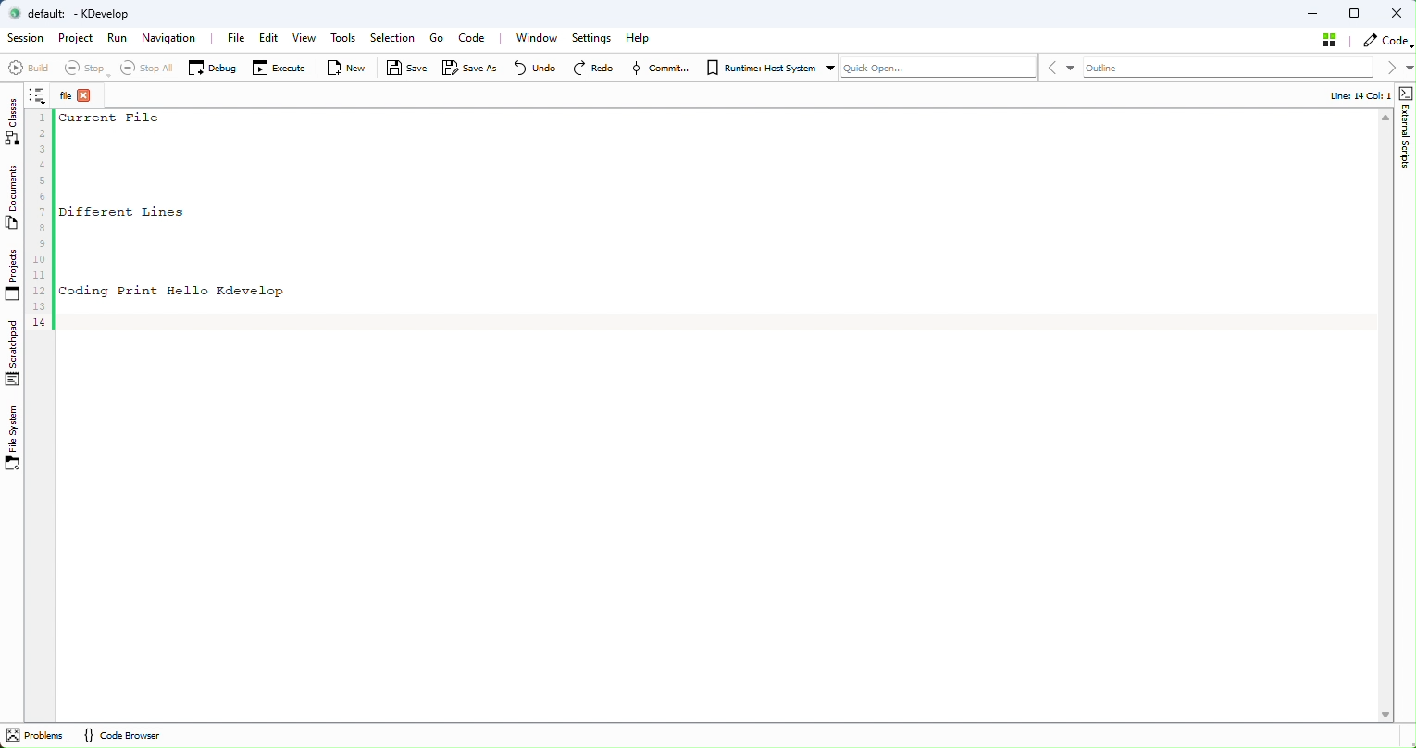 The width and height of the screenshot is (1416, 748). Describe the element at coordinates (268, 39) in the screenshot. I see `Edit` at that location.